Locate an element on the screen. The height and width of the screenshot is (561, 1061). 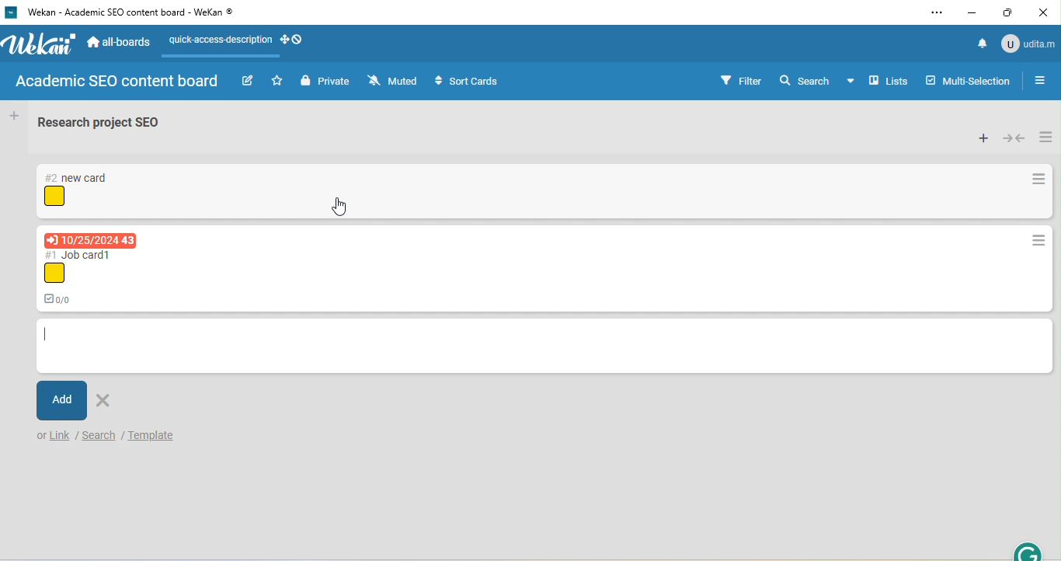
star this board is located at coordinates (277, 80).